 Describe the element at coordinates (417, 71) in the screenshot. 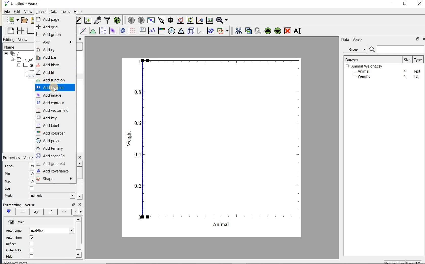

I see `Text` at that location.